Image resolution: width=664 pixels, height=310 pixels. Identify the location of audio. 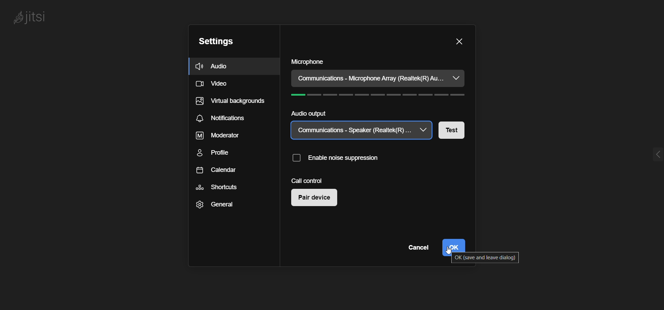
(214, 66).